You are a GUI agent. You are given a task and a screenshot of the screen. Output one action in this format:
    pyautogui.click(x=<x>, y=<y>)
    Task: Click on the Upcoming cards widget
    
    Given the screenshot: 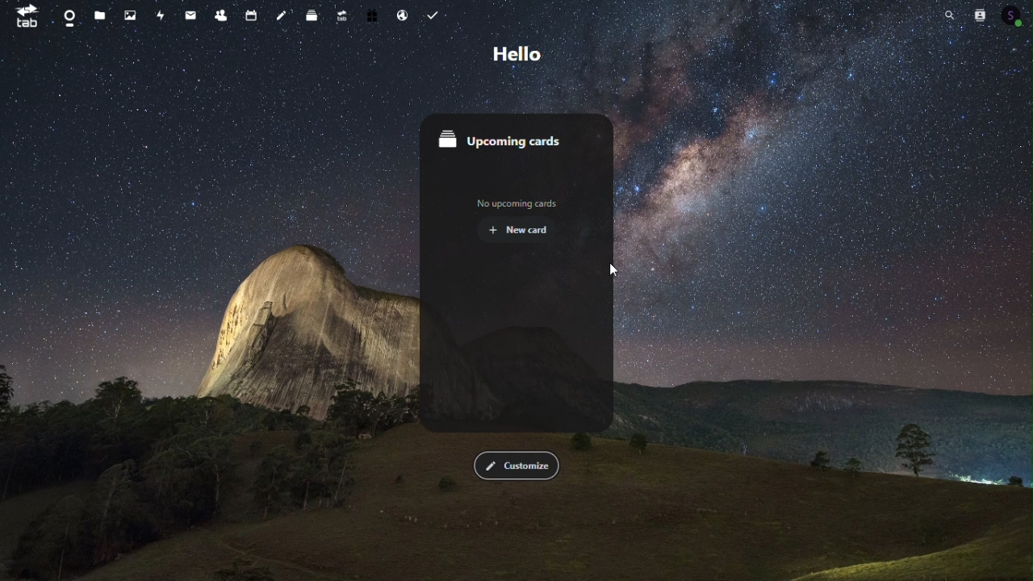 What is the action you would take?
    pyautogui.click(x=514, y=271)
    